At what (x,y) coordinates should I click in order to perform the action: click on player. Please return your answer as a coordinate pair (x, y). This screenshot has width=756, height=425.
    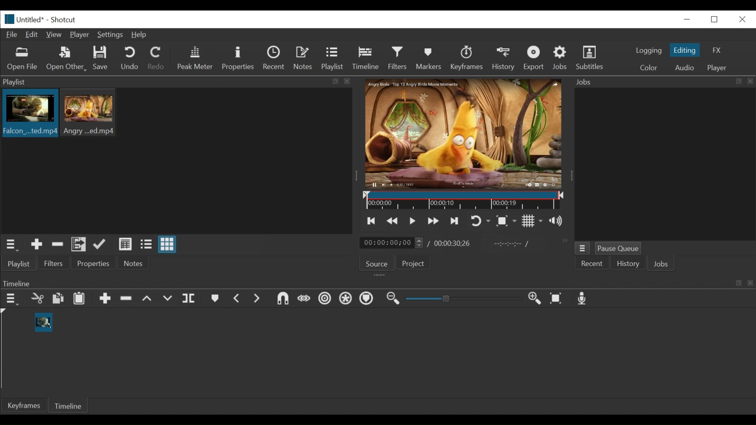
    Looking at the image, I should click on (718, 68).